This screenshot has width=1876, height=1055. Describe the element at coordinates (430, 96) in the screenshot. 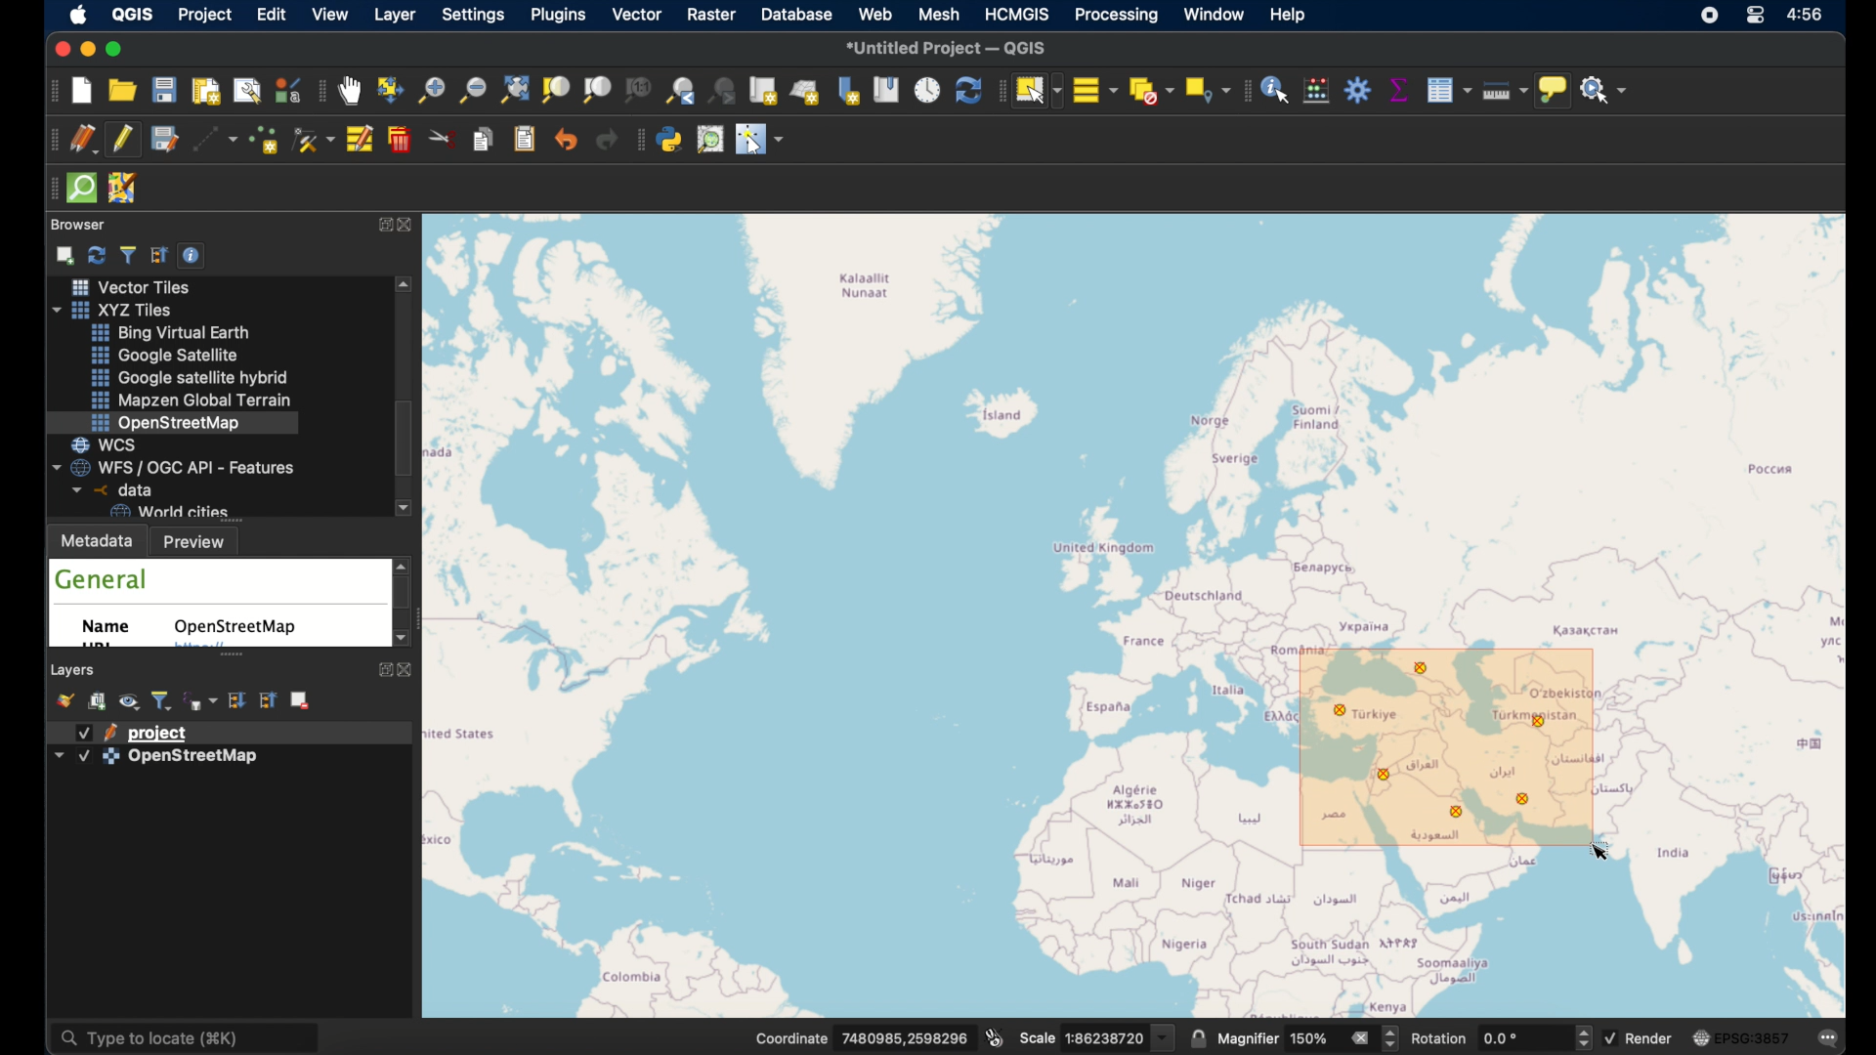

I see `zoom in` at that location.